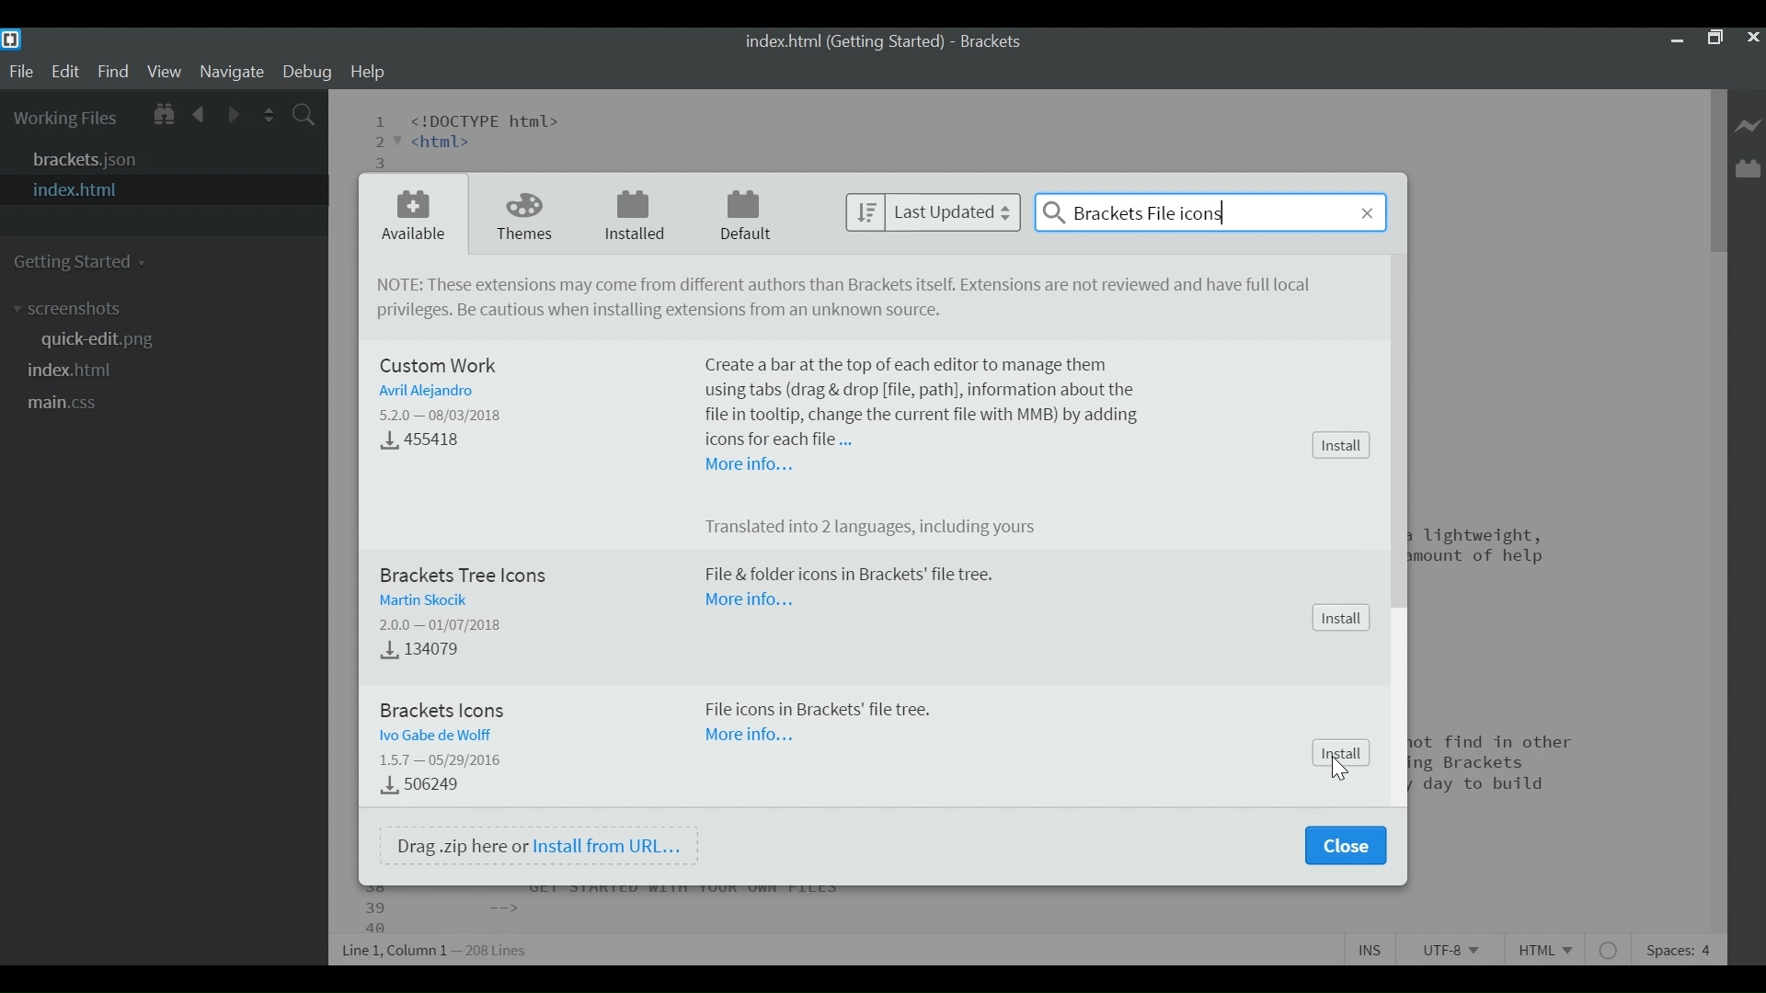 Image resolution: width=1766 pixels, height=993 pixels. Describe the element at coordinates (80, 371) in the screenshot. I see `index.html` at that location.